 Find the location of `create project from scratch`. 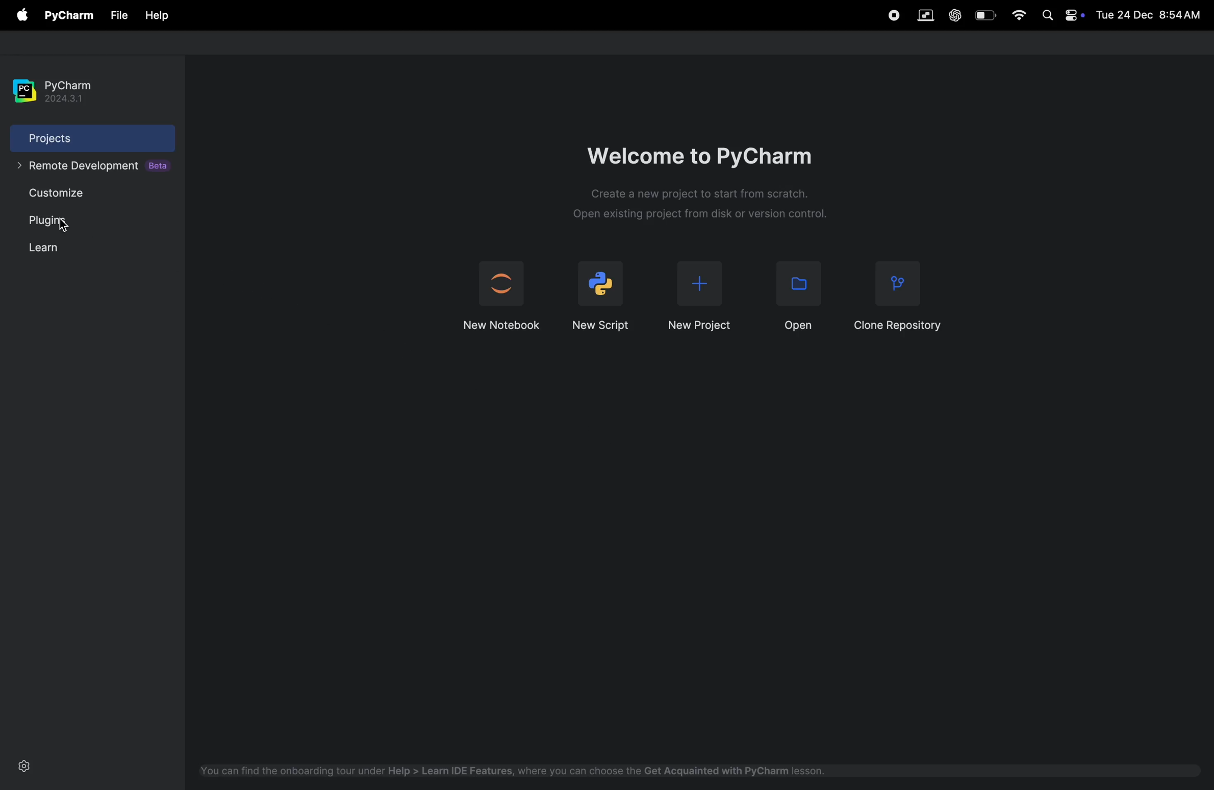

create project from scratch is located at coordinates (703, 205).